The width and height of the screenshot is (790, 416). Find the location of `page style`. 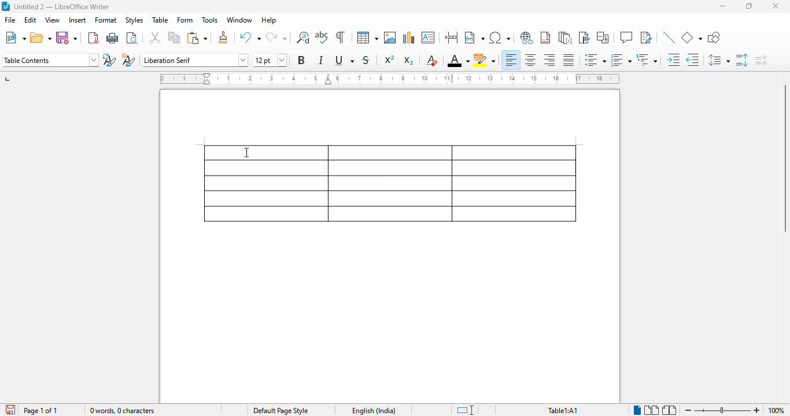

page style is located at coordinates (281, 410).